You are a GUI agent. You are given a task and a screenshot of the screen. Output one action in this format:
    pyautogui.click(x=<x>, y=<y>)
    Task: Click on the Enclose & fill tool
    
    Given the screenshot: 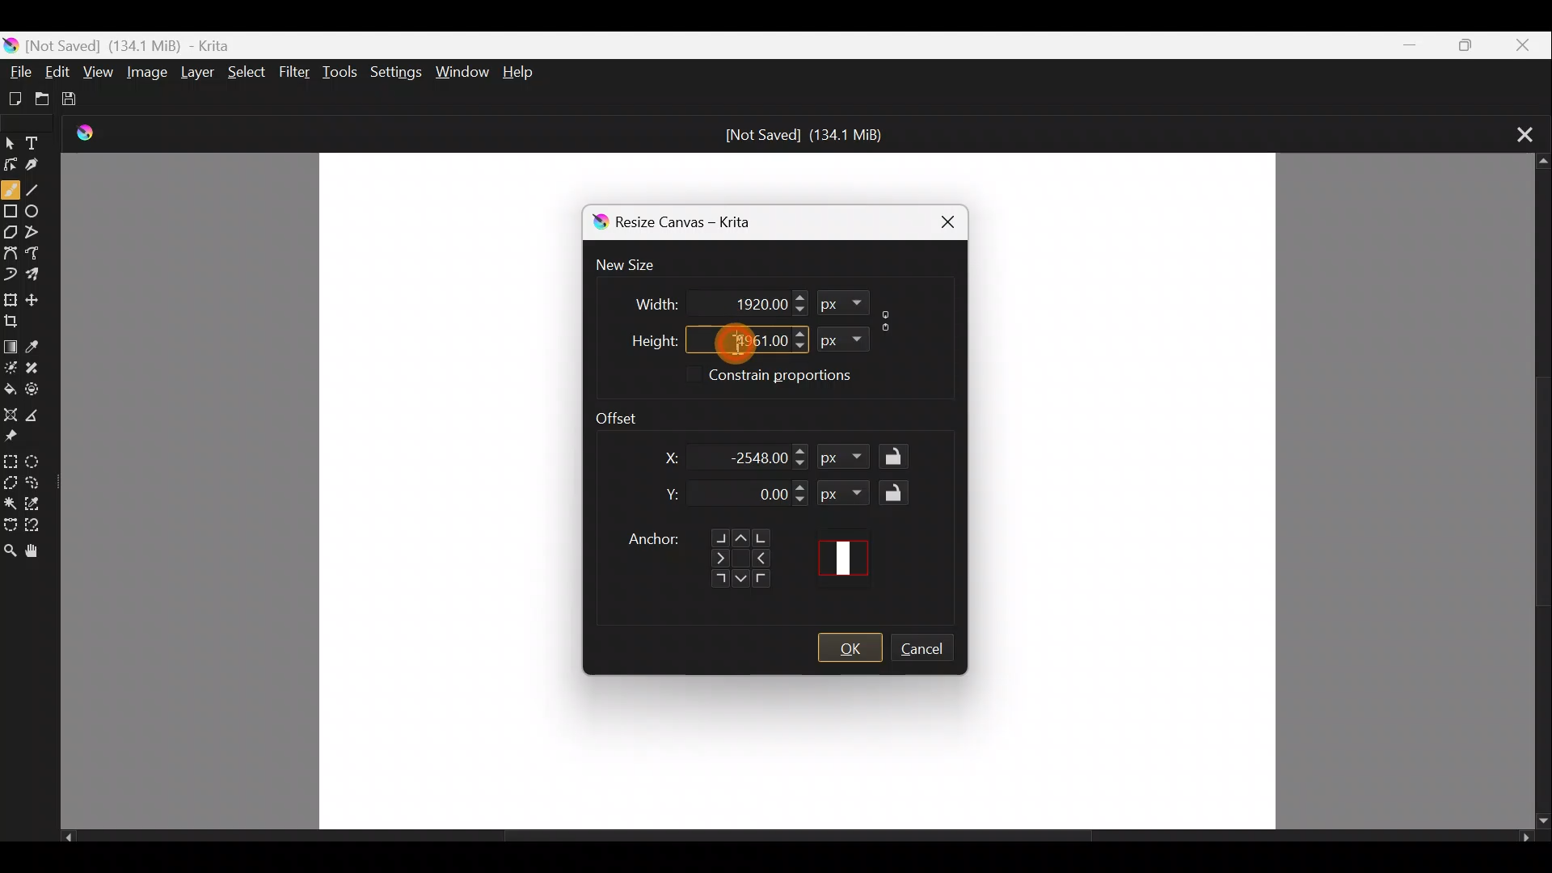 What is the action you would take?
    pyautogui.click(x=40, y=389)
    